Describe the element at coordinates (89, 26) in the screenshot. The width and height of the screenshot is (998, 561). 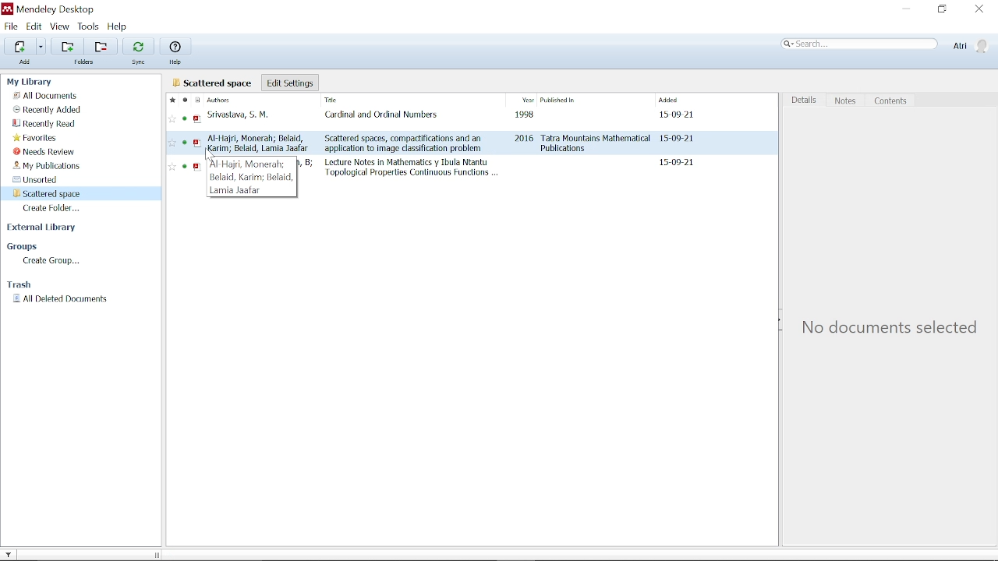
I see `Tools` at that location.